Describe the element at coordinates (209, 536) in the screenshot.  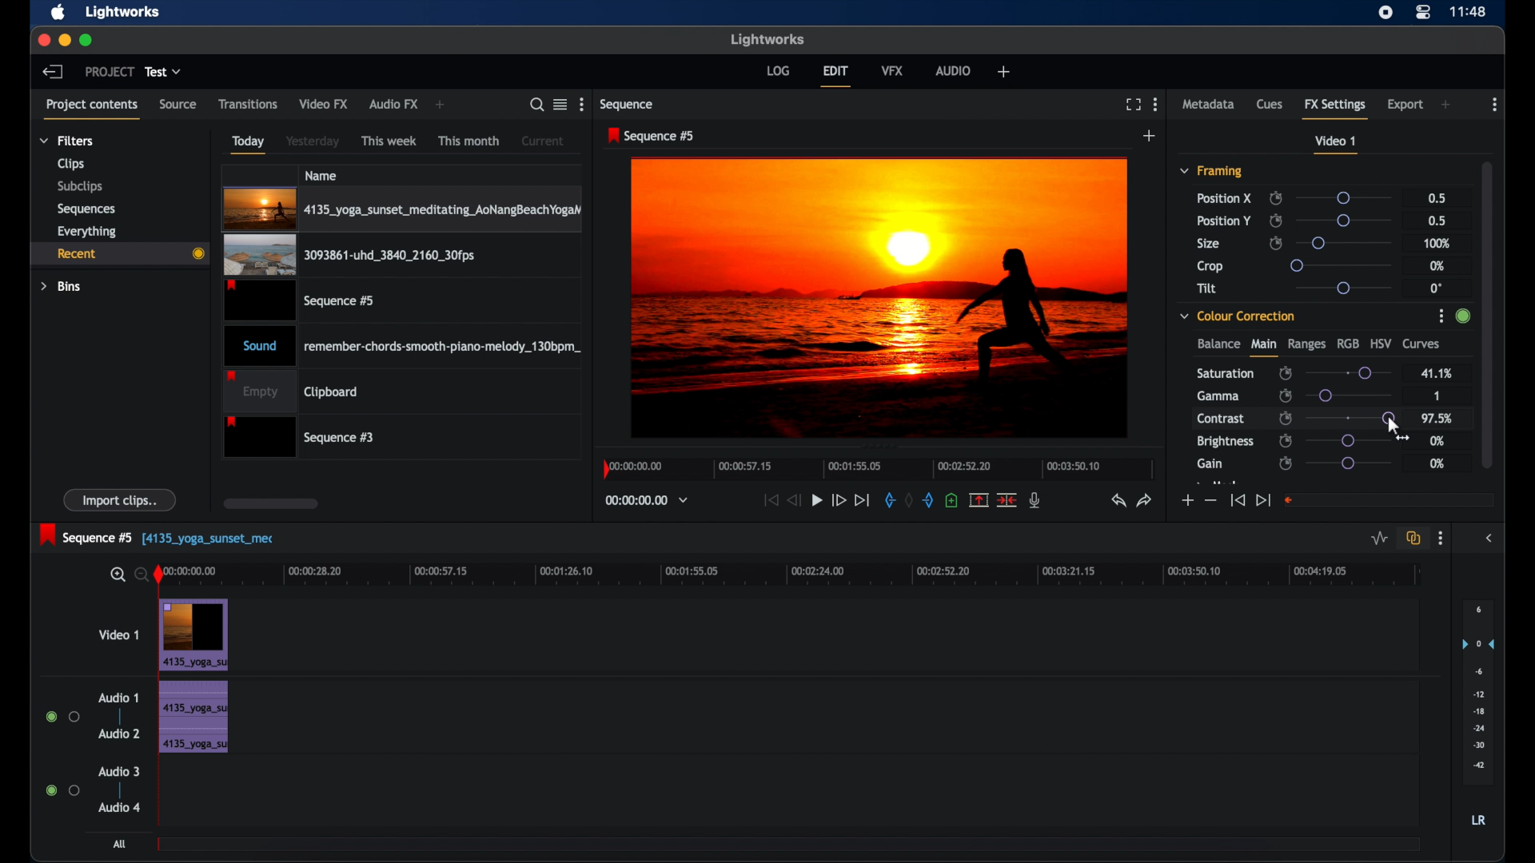
I see `text` at that location.